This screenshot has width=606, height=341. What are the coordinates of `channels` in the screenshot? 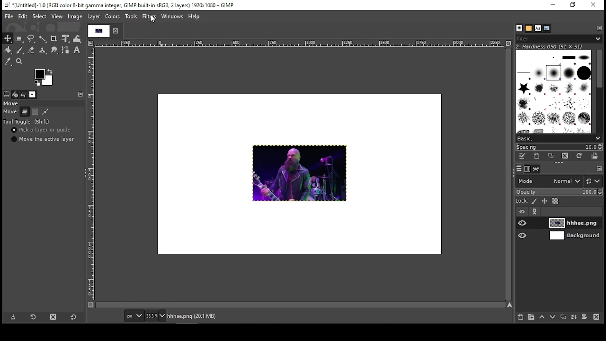 It's located at (527, 169).